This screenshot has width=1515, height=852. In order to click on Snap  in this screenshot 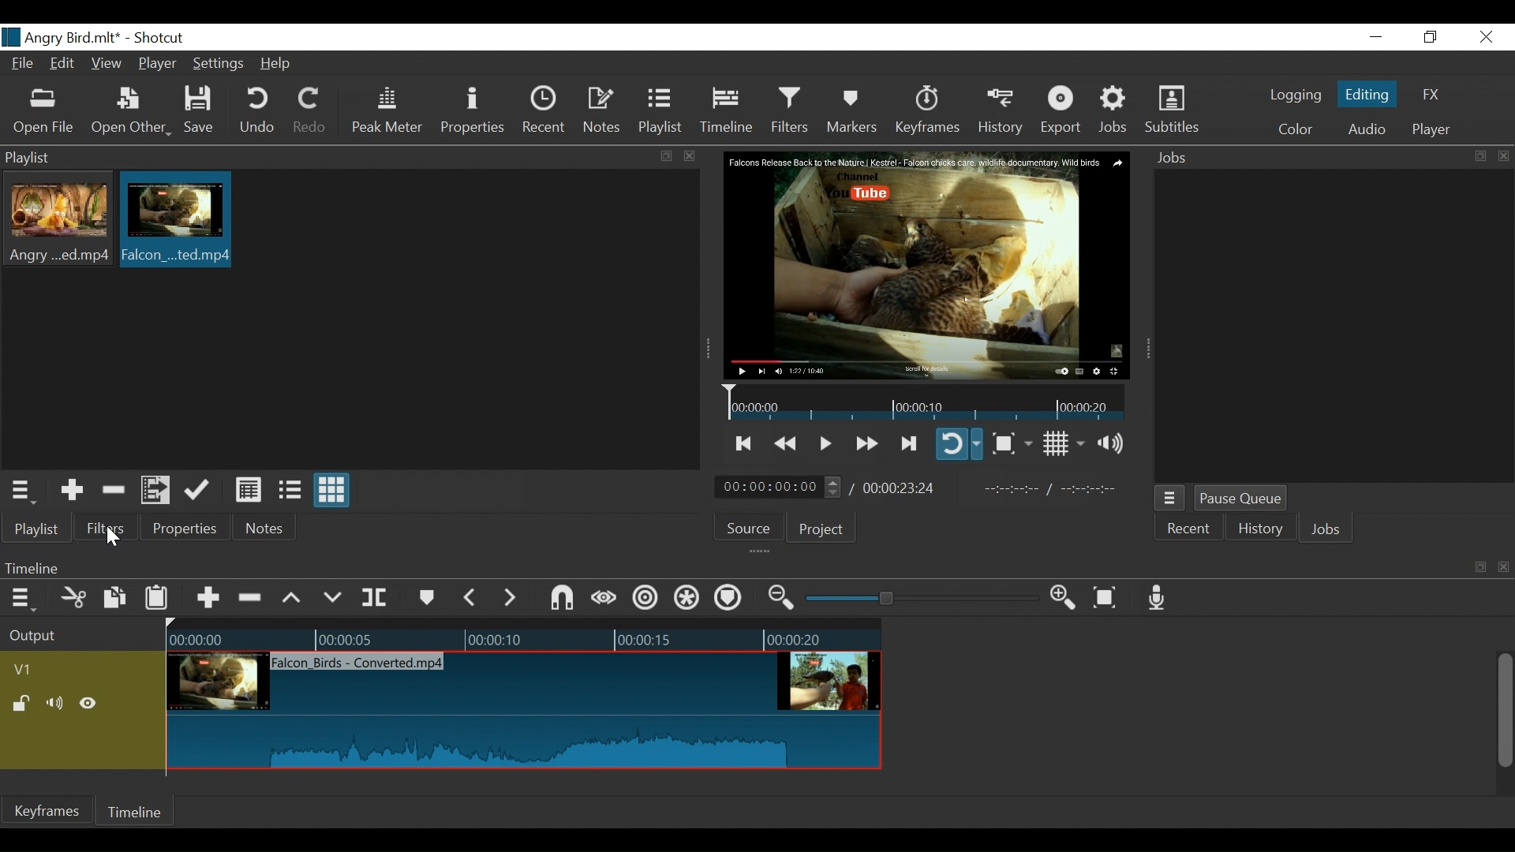, I will do `click(562, 600)`.